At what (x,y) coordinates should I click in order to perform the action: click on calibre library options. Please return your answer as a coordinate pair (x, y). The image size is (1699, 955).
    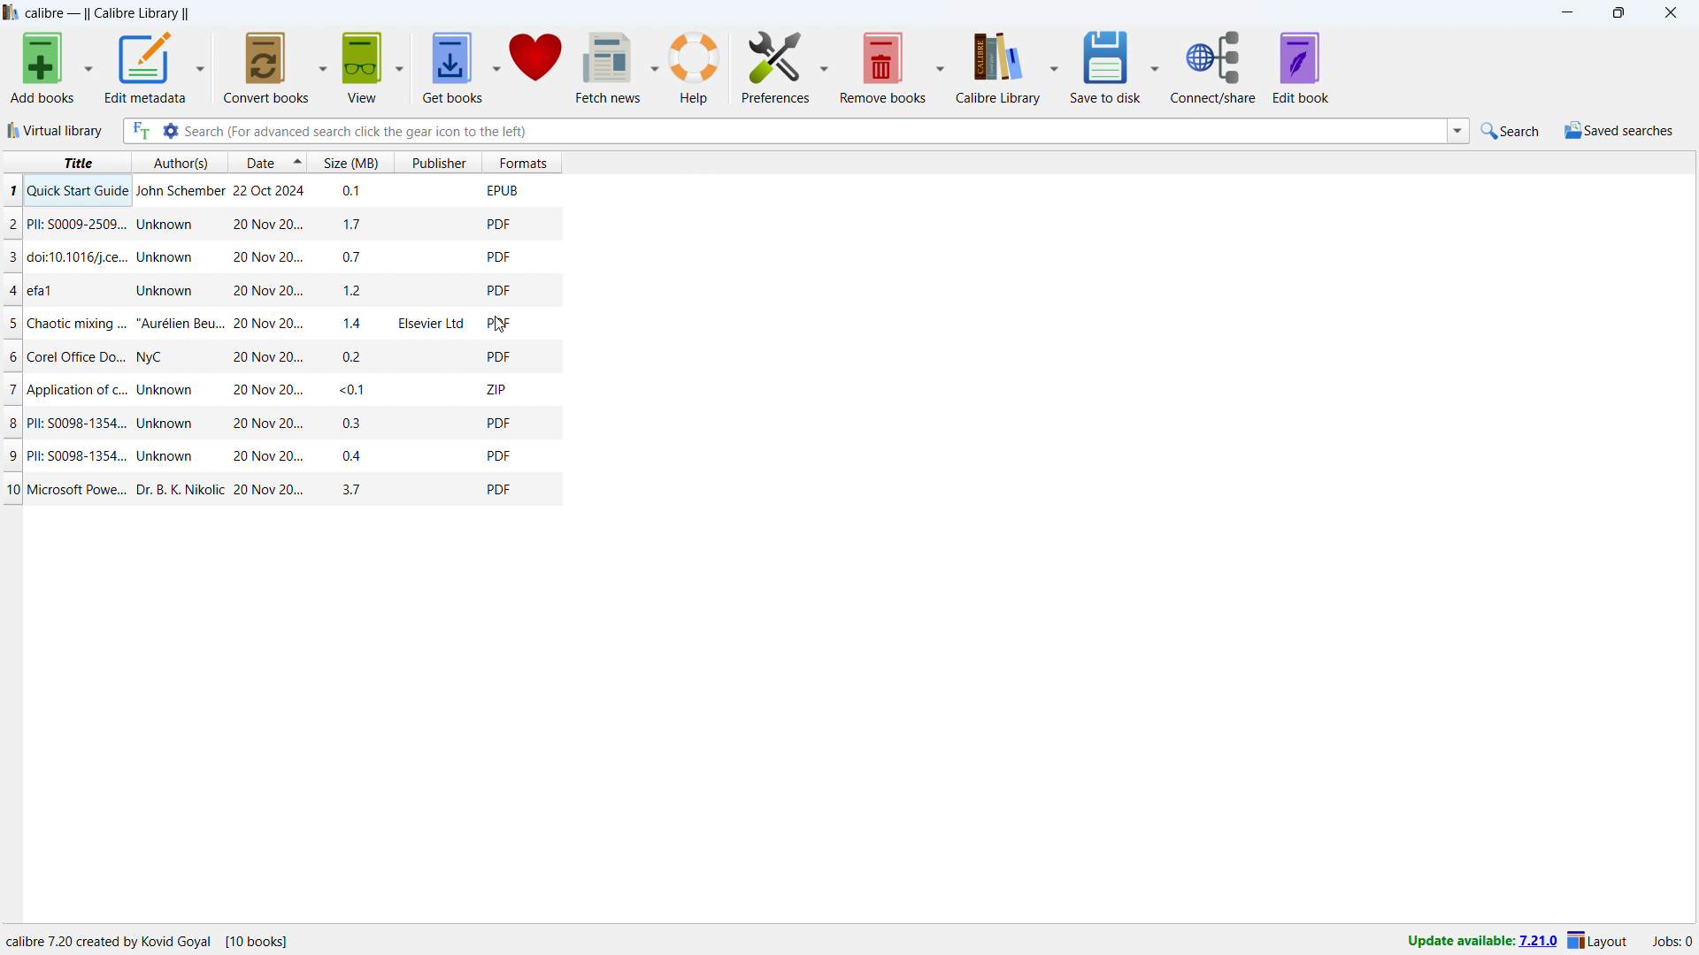
    Looking at the image, I should click on (1056, 67).